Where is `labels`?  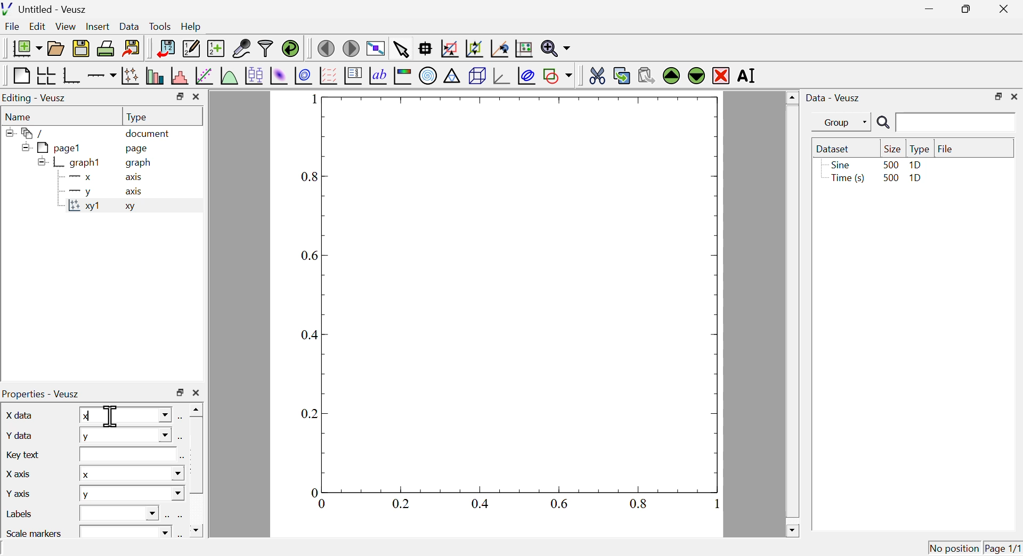 labels is located at coordinates (21, 514).